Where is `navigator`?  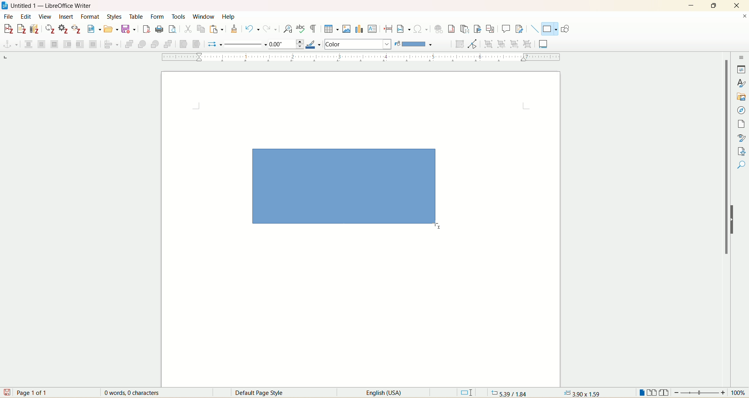
navigator is located at coordinates (741, 111).